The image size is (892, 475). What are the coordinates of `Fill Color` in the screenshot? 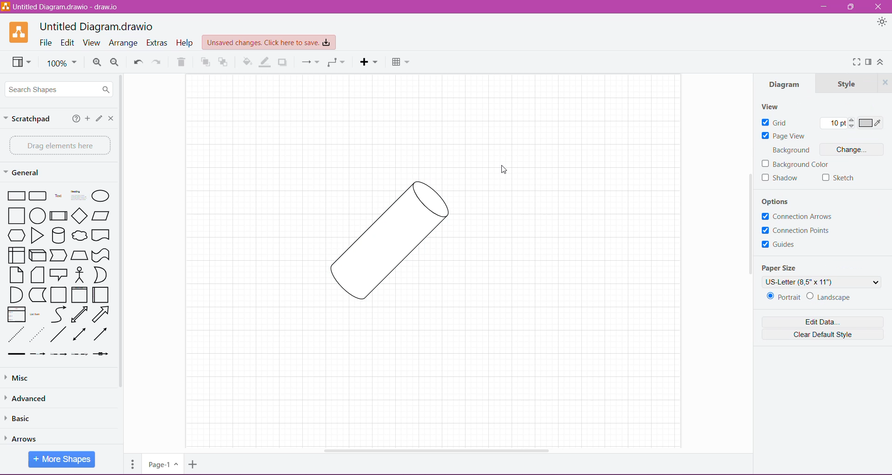 It's located at (245, 63).